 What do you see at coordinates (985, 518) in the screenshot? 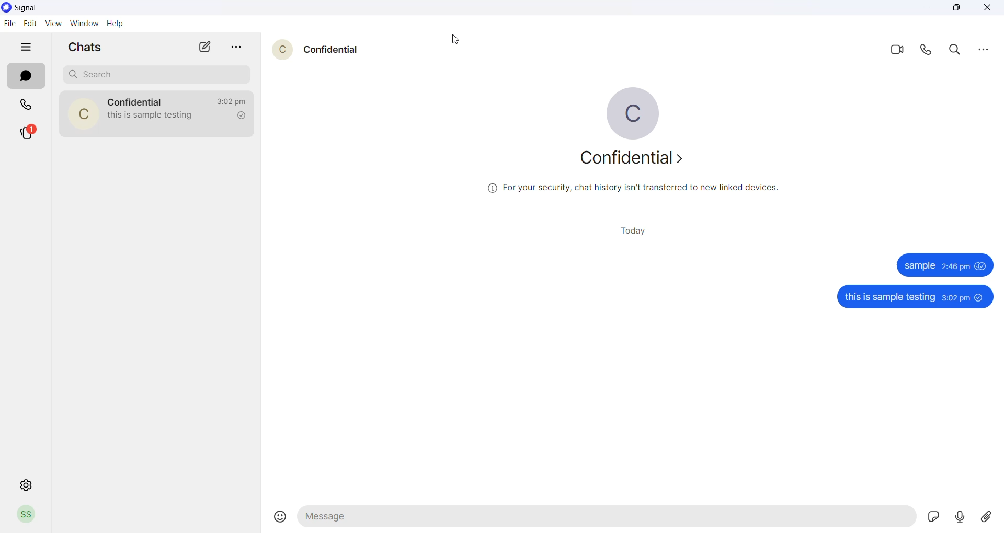
I see `share attachment` at bounding box center [985, 518].